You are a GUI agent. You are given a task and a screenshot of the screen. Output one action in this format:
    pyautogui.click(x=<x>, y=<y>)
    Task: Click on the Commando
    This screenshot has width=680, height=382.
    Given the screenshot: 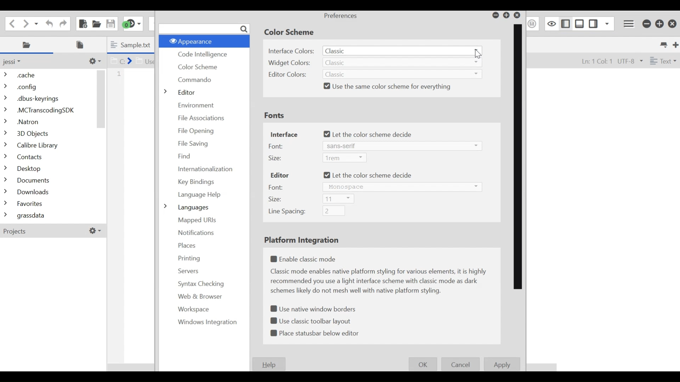 What is the action you would take?
    pyautogui.click(x=197, y=80)
    